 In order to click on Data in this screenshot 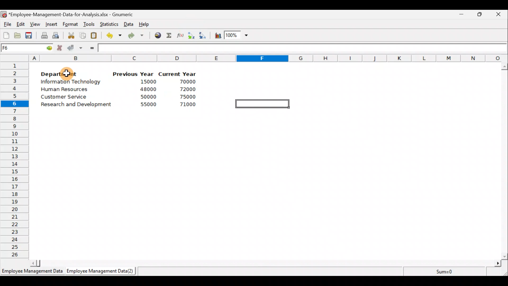, I will do `click(129, 24)`.